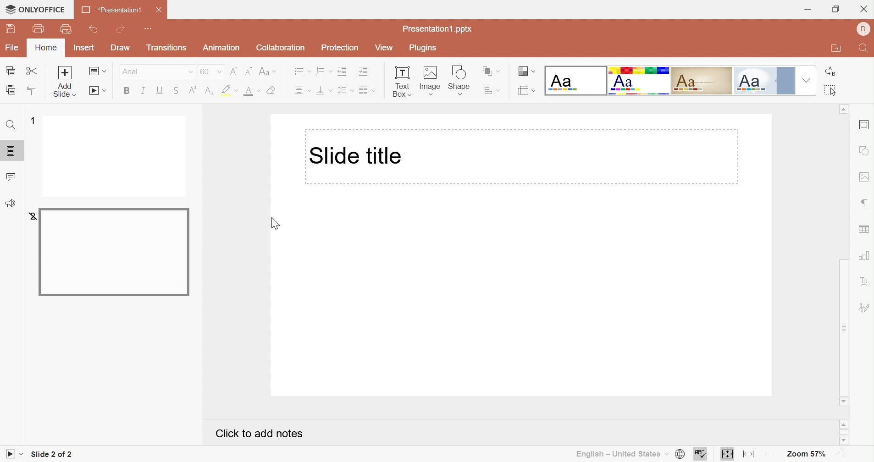 Image resolution: width=874 pixels, height=462 pixels. I want to click on Align Bottom, so click(324, 92).